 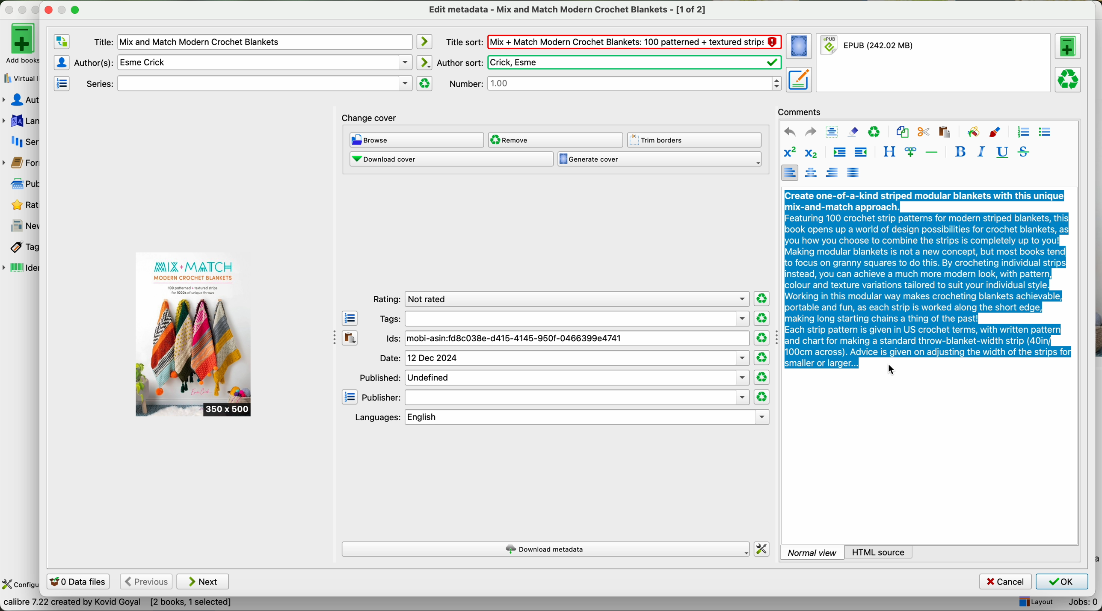 I want to click on subscript, so click(x=809, y=152).